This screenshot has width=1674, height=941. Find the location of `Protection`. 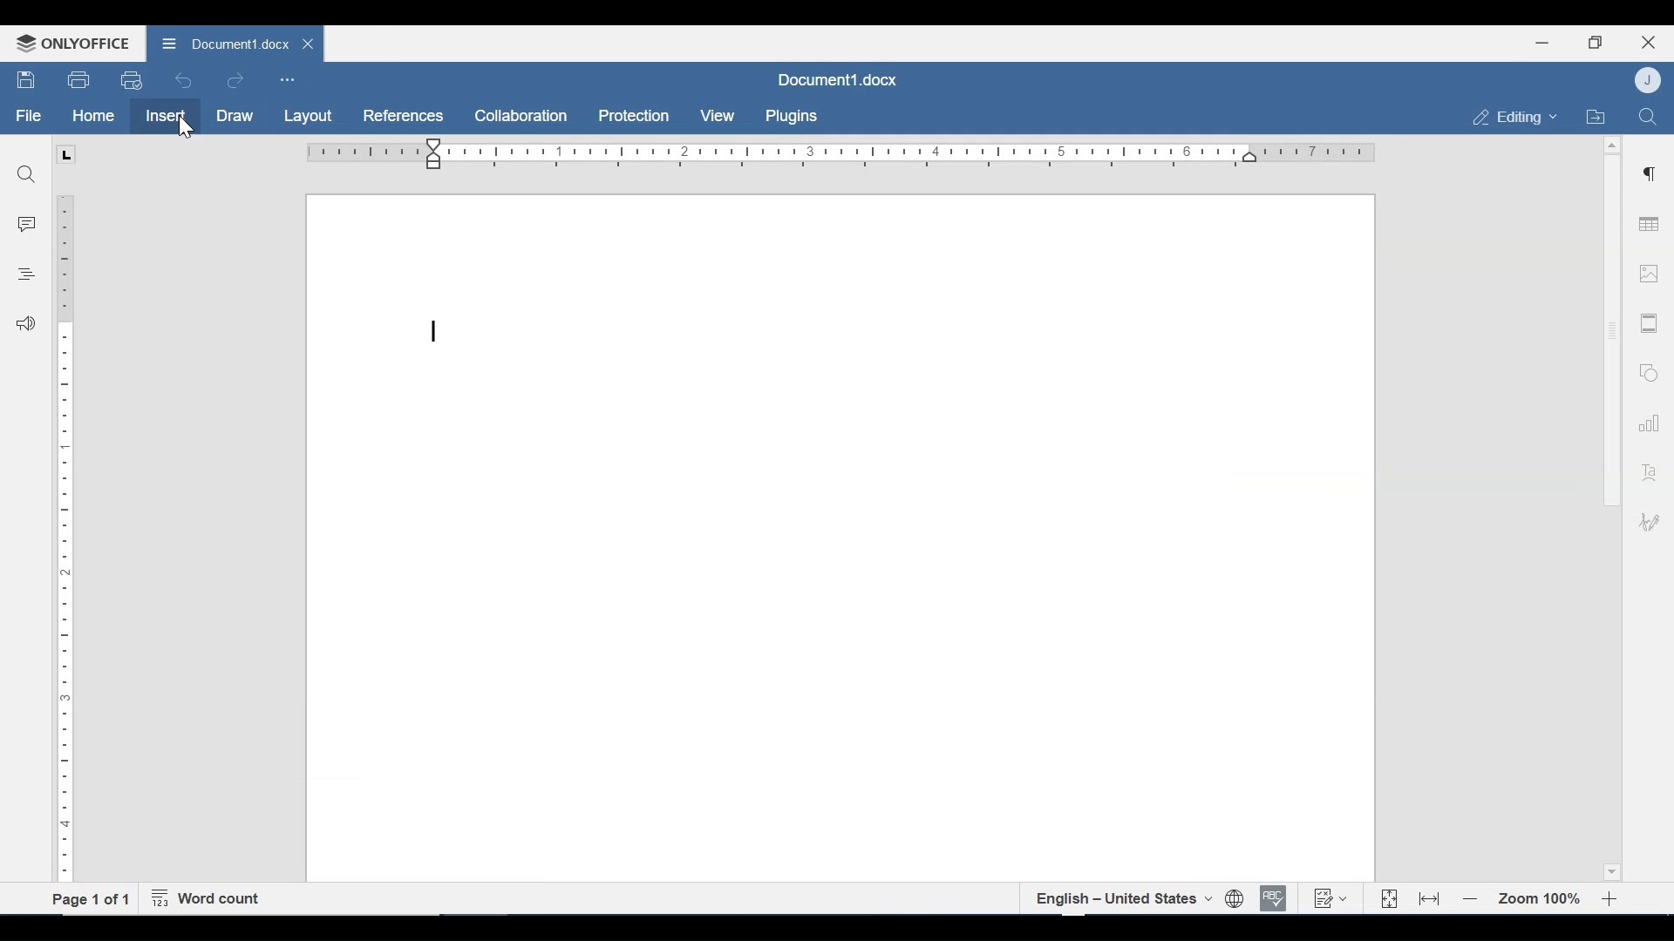

Protection is located at coordinates (634, 117).